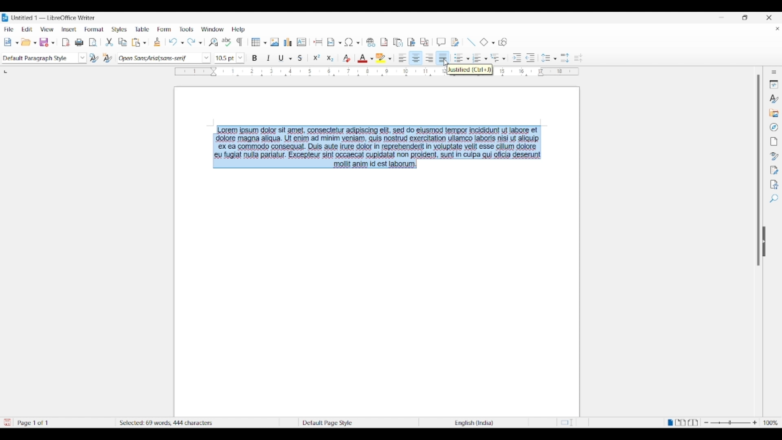 The image size is (782, 440). Describe the element at coordinates (319, 42) in the screenshot. I see `Insert page break` at that location.